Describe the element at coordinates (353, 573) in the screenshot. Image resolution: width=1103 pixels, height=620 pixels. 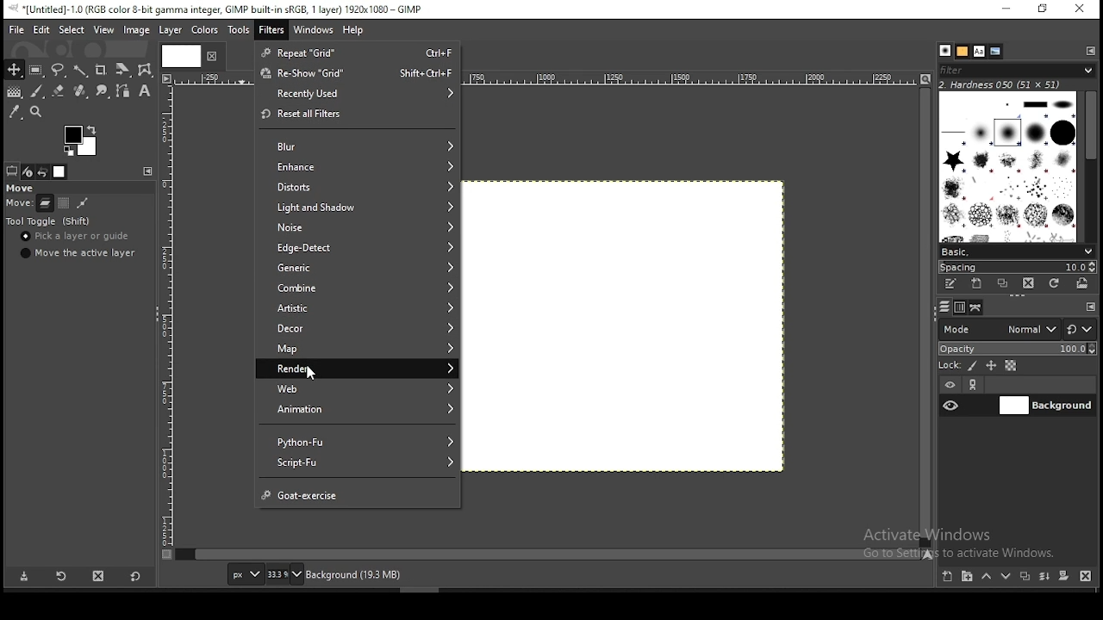
I see `background (19.3mb)` at that location.